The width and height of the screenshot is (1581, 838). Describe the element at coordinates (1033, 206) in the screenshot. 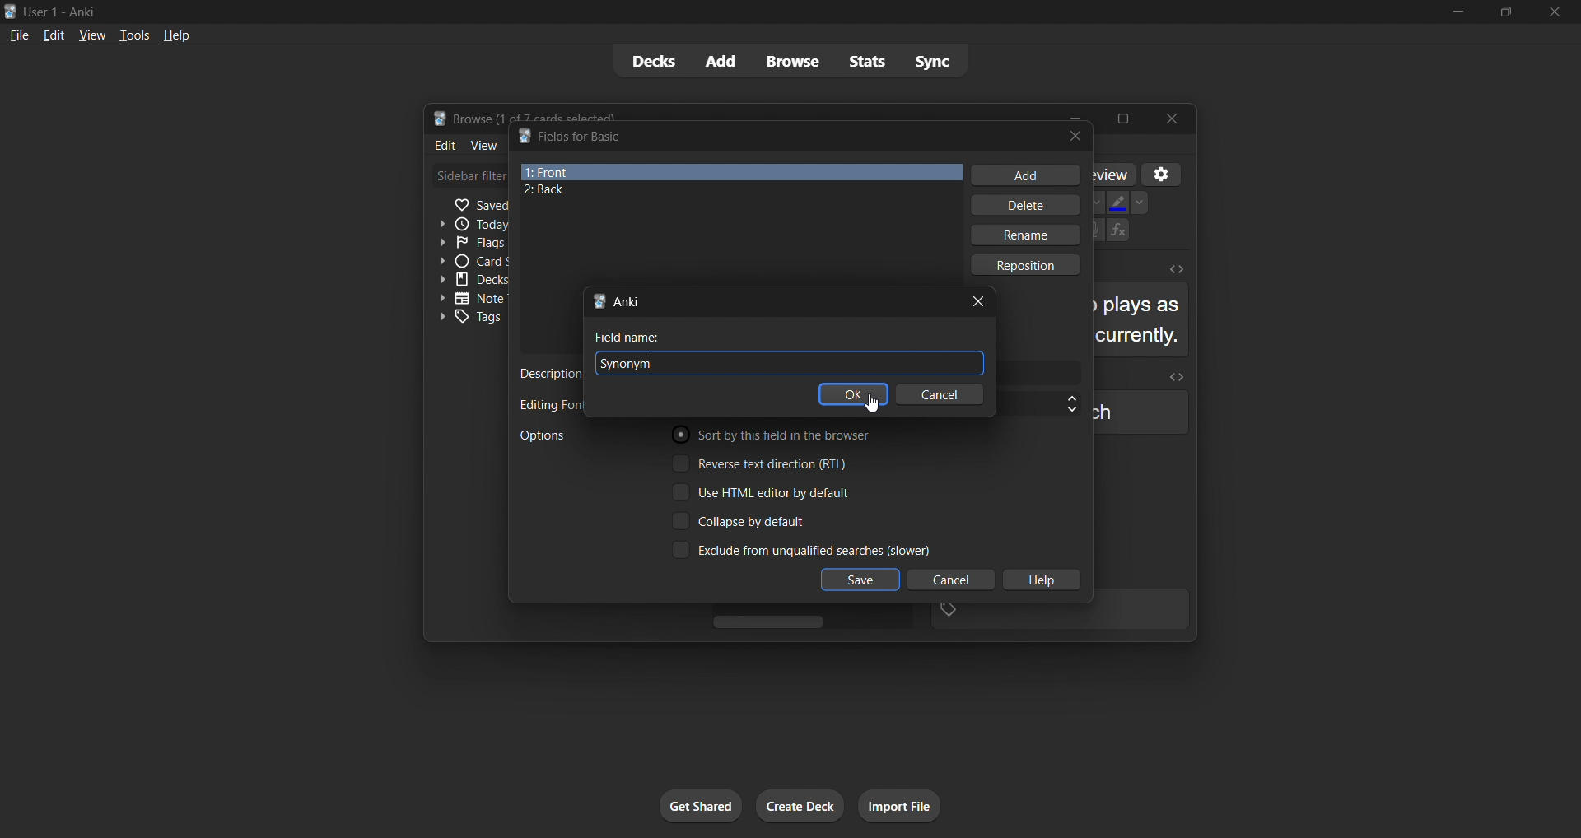

I see `delete field` at that location.